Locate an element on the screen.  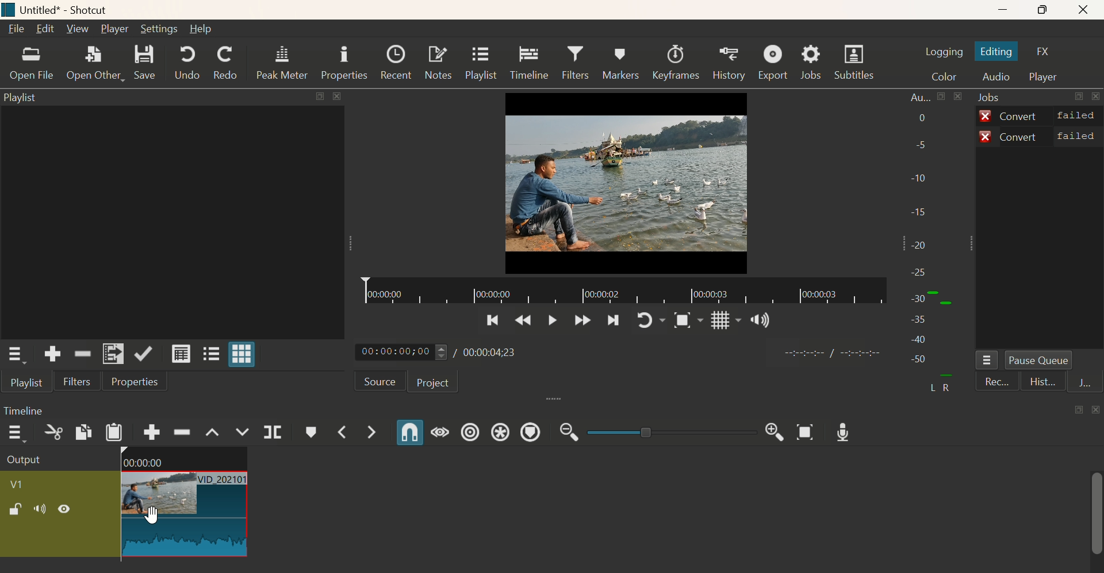
Update is located at coordinates (145, 354).